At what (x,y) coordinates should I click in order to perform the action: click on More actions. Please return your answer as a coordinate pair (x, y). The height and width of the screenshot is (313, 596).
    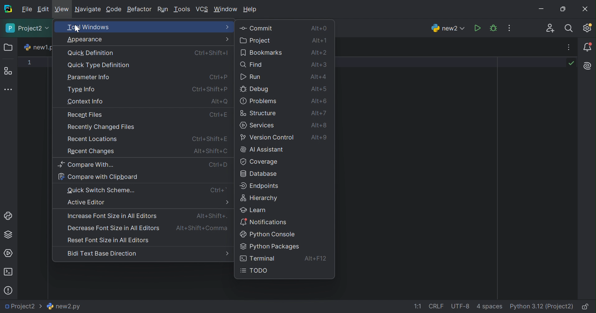
    Looking at the image, I should click on (507, 28).